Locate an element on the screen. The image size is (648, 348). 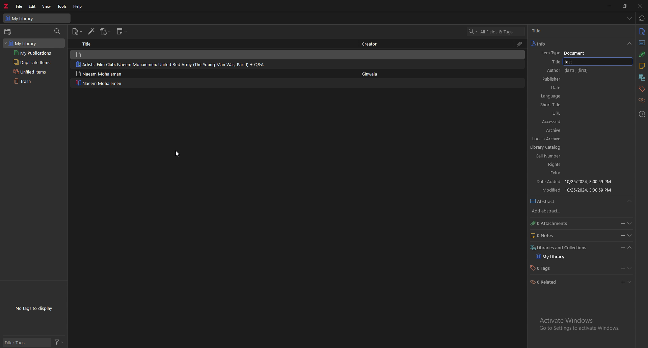
item is located at coordinates (214, 54).